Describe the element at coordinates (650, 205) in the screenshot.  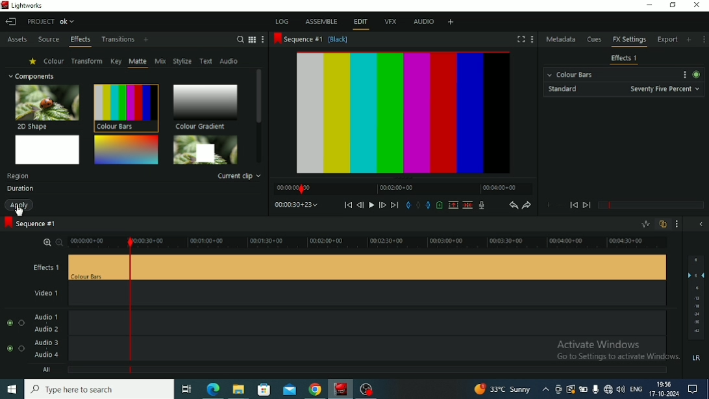
I see `Keyframe` at that location.